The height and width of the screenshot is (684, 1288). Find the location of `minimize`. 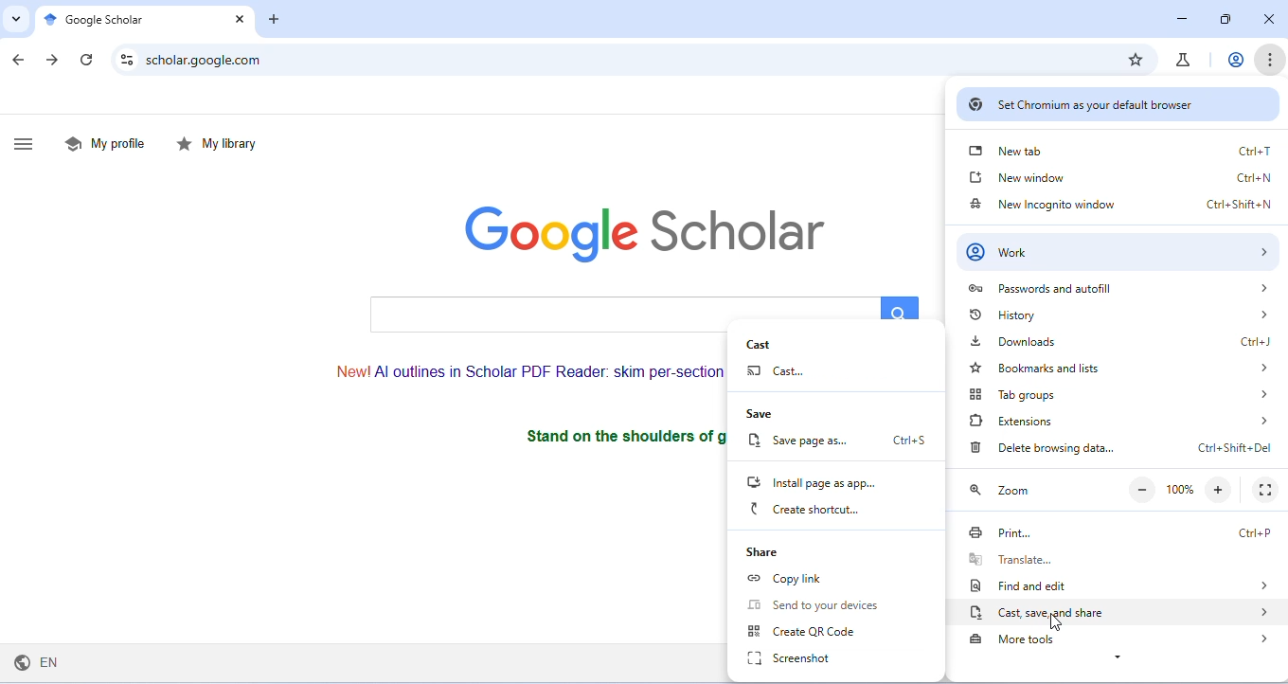

minimize is located at coordinates (1179, 18).